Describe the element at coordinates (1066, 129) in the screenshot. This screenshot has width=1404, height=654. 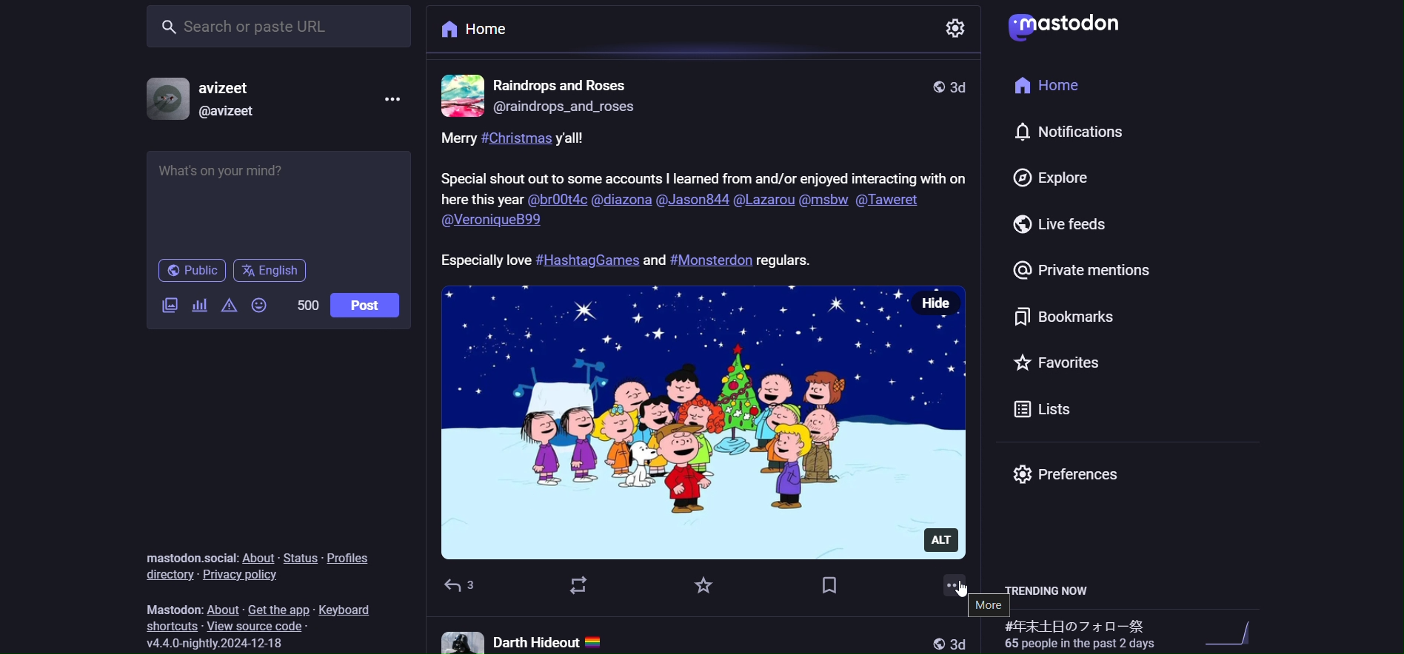
I see `notification` at that location.